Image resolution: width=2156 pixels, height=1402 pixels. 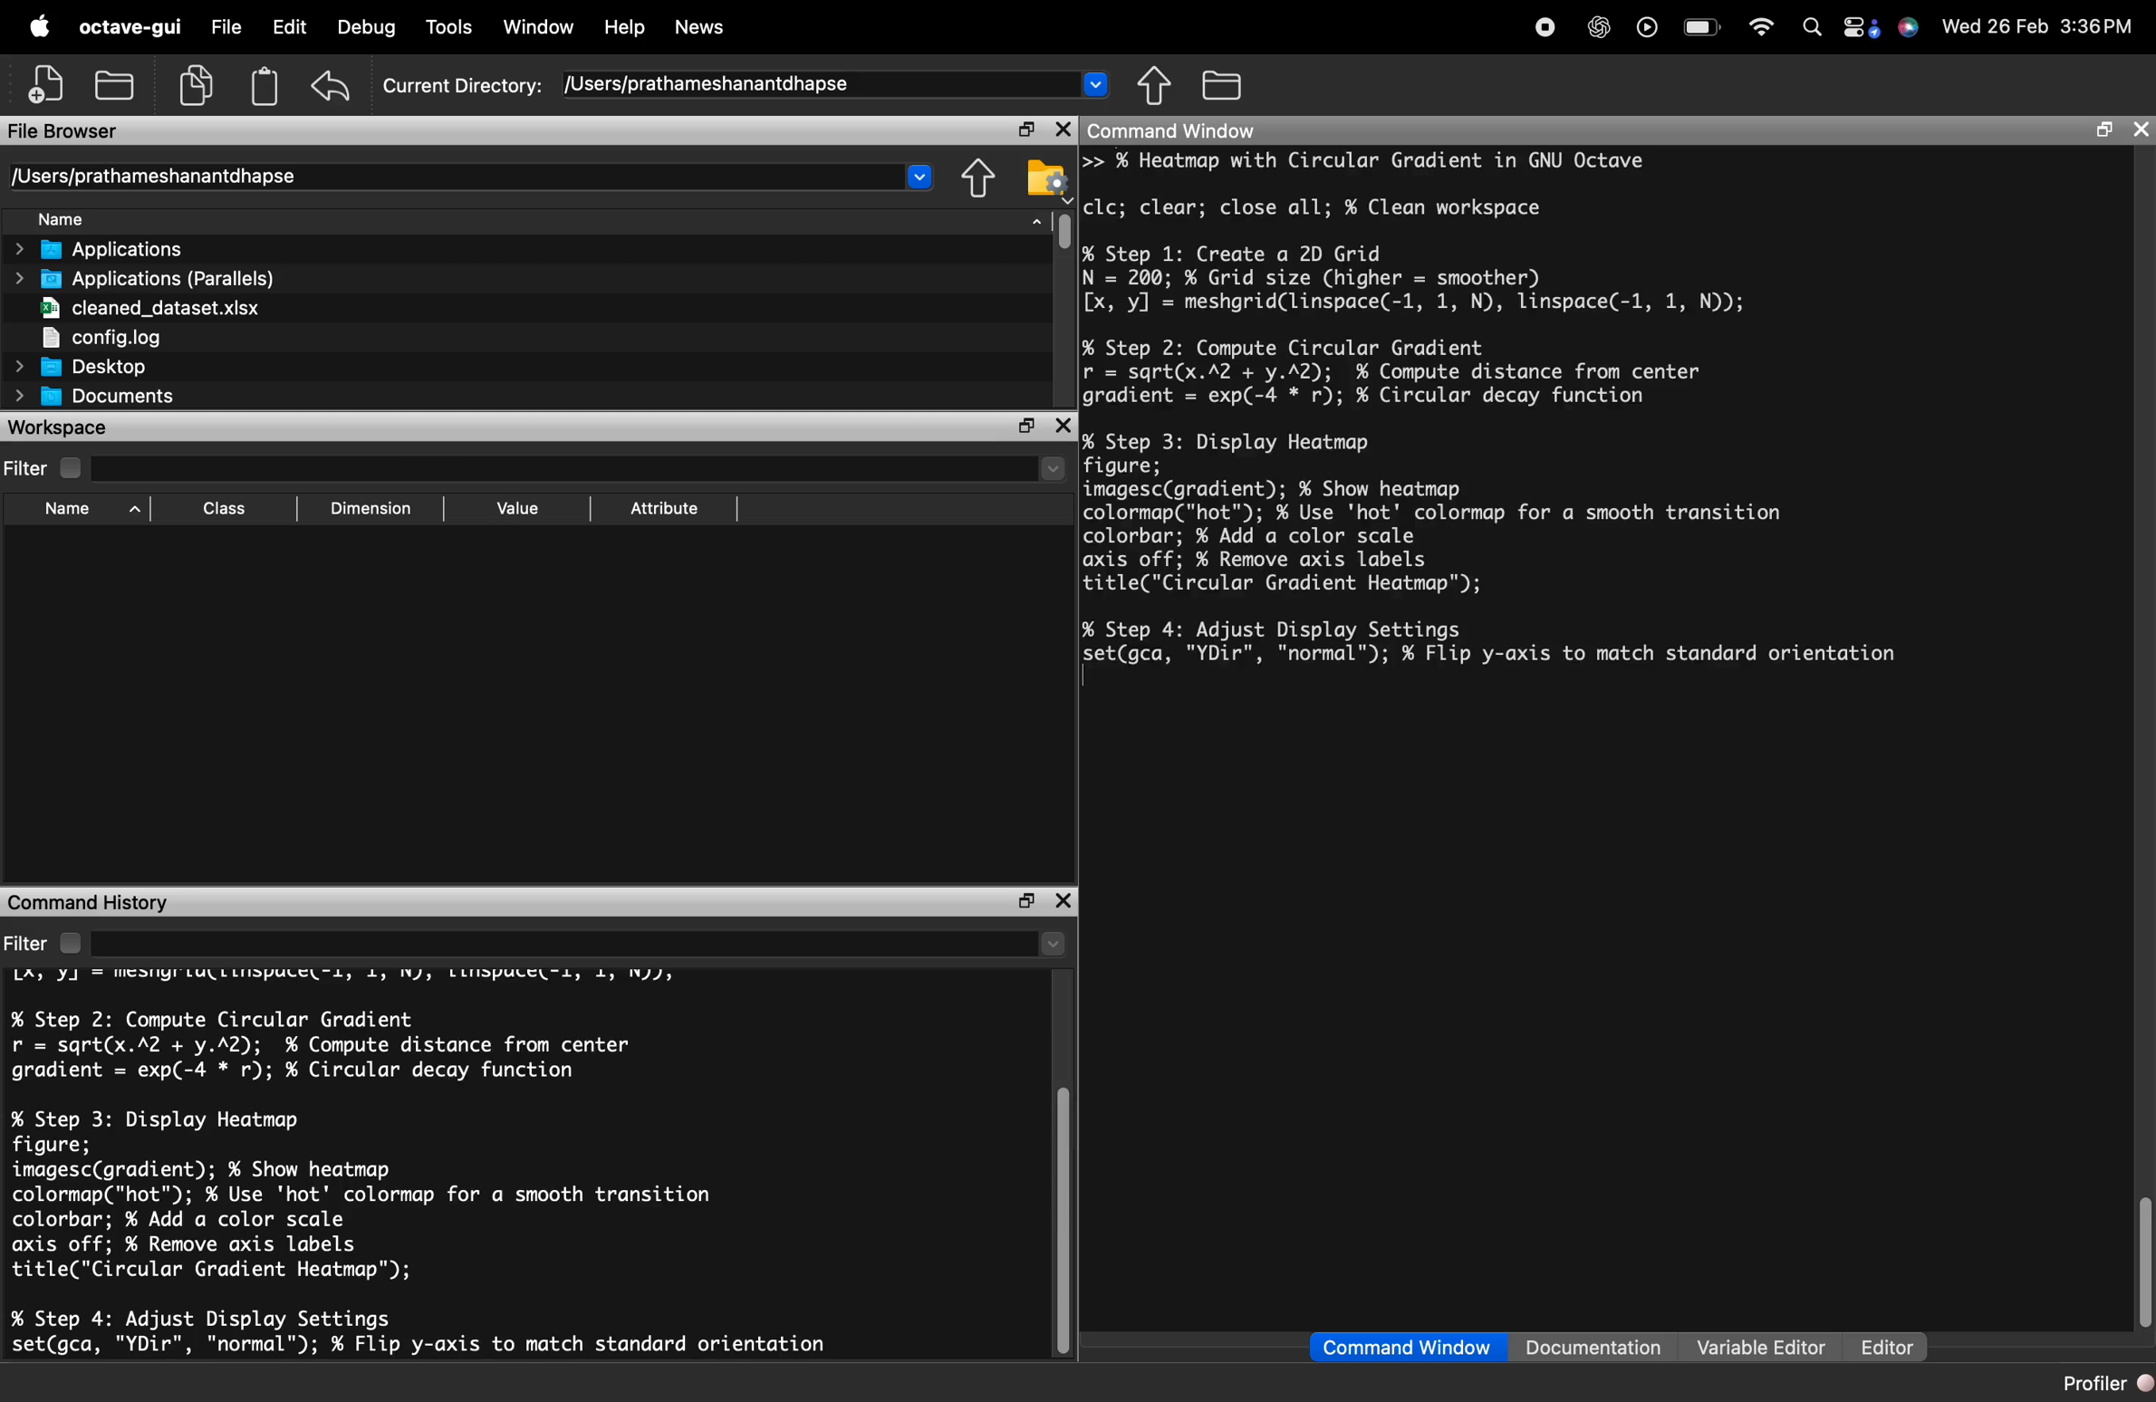 I want to click on Desktop, so click(x=104, y=366).